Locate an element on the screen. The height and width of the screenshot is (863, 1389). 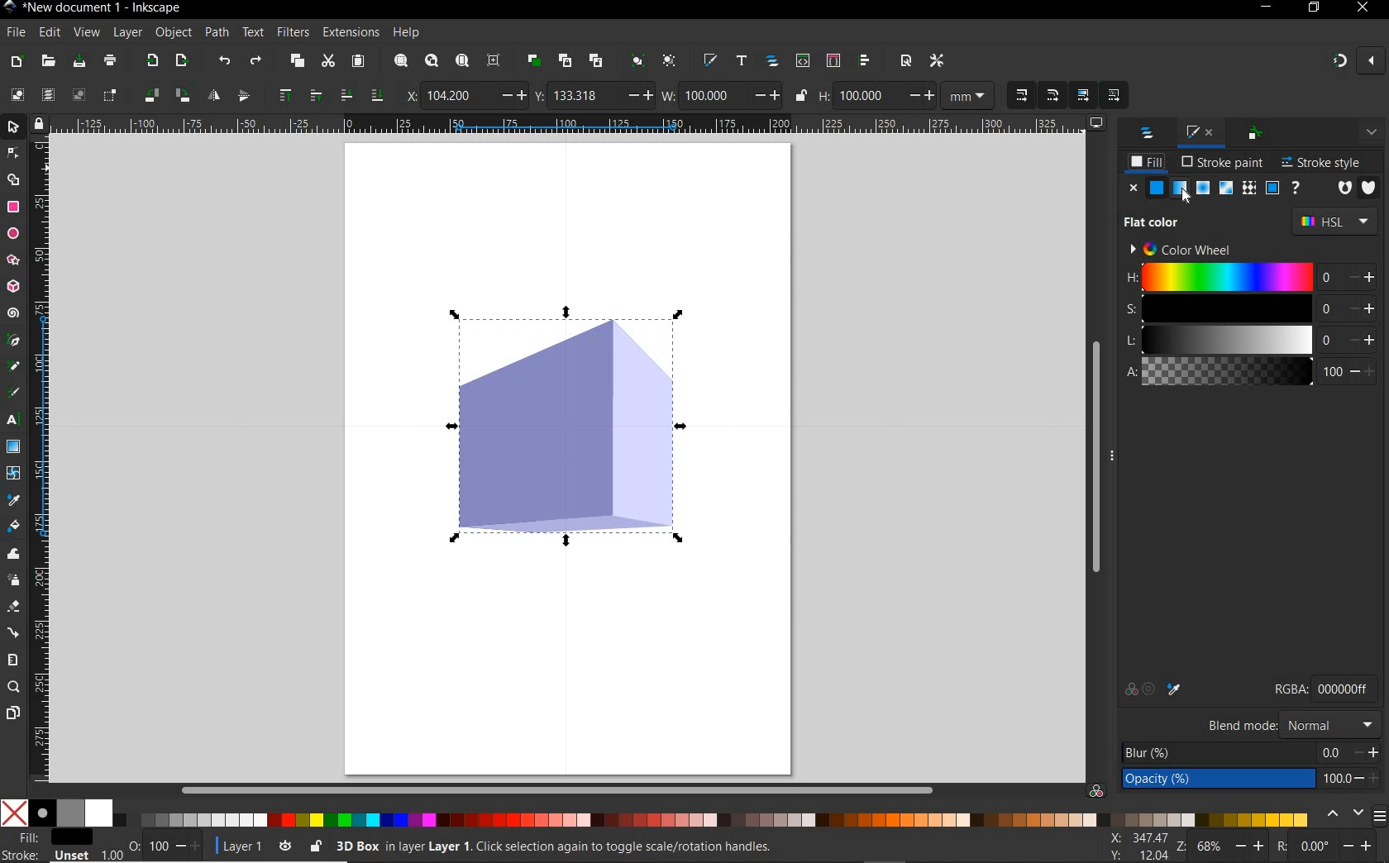
CONNECTOR TOOL is located at coordinates (14, 631).